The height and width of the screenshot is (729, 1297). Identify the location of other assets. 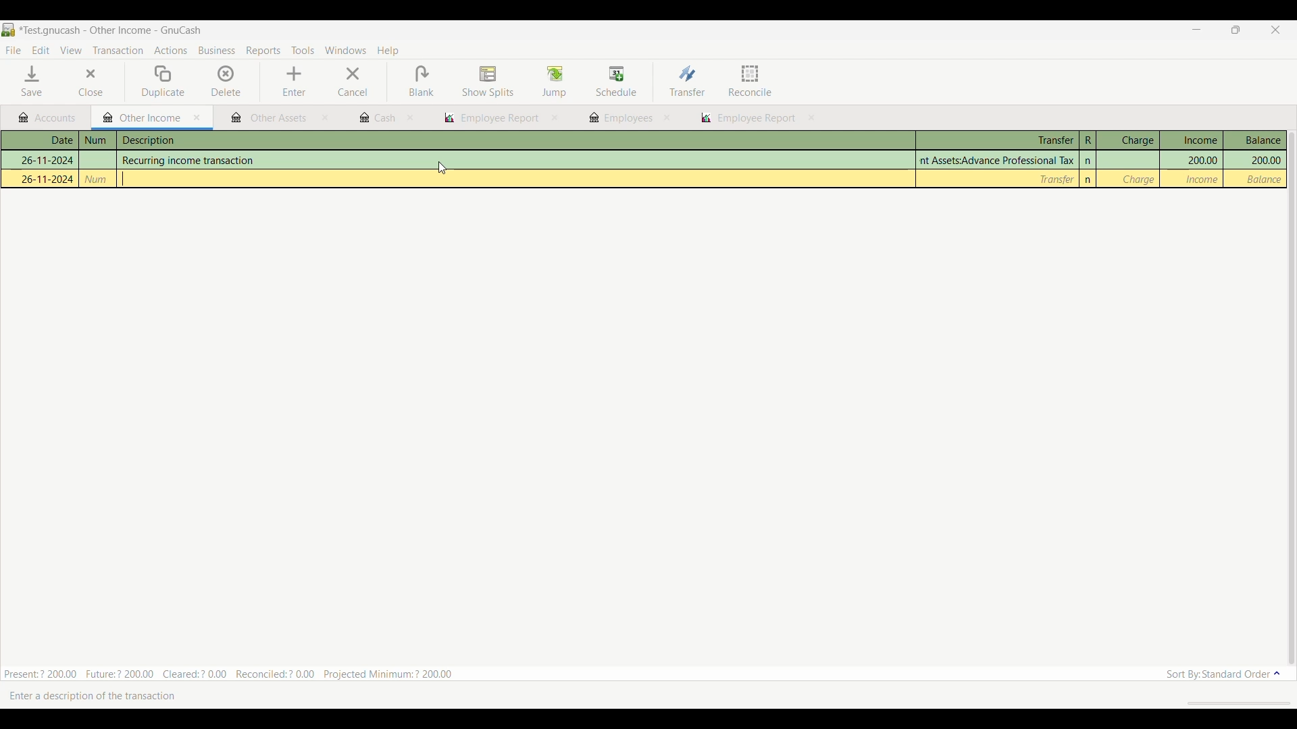
(270, 119).